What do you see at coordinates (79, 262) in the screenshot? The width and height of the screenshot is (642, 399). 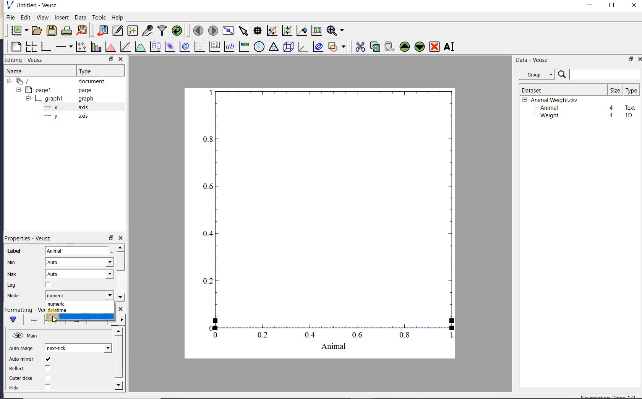 I see `Auto` at bounding box center [79, 262].